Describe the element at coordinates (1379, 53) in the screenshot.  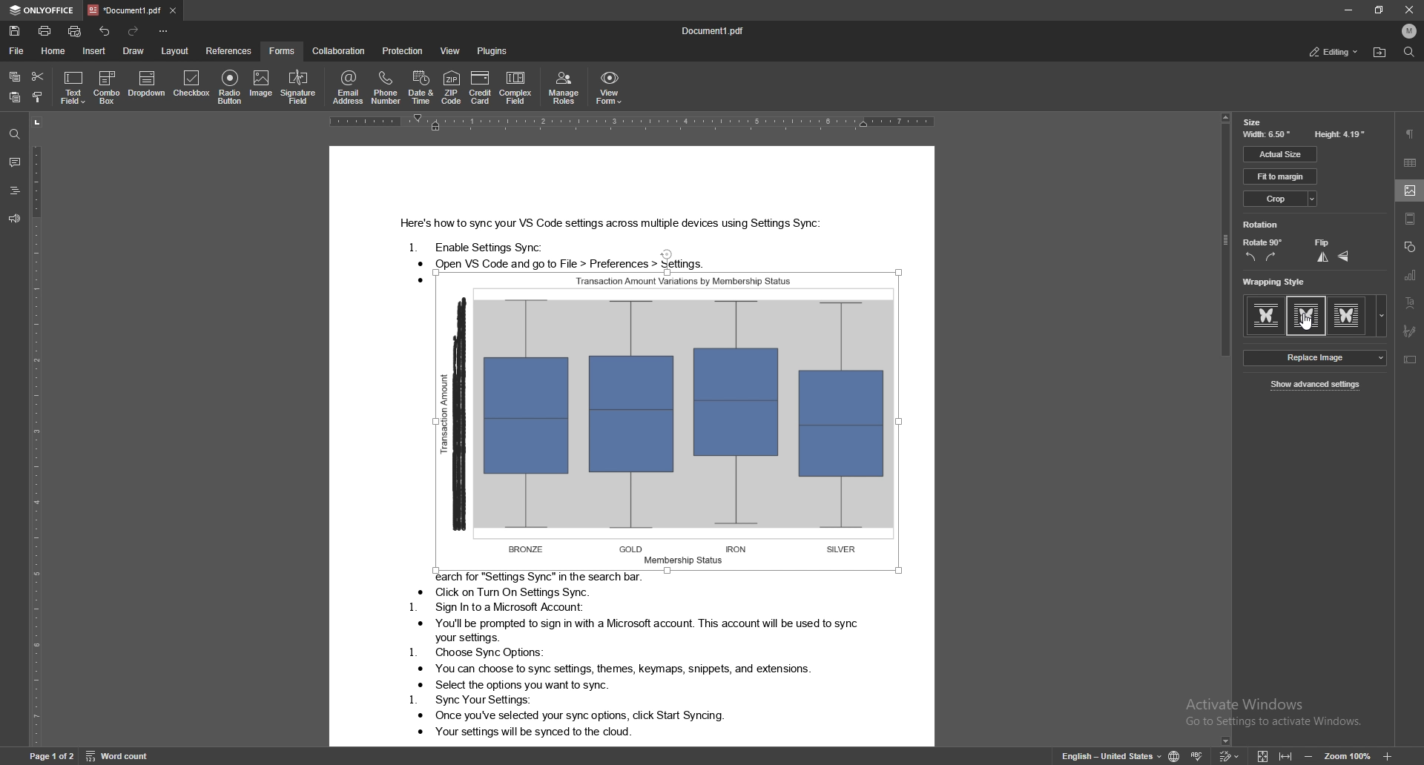
I see `locate file` at that location.